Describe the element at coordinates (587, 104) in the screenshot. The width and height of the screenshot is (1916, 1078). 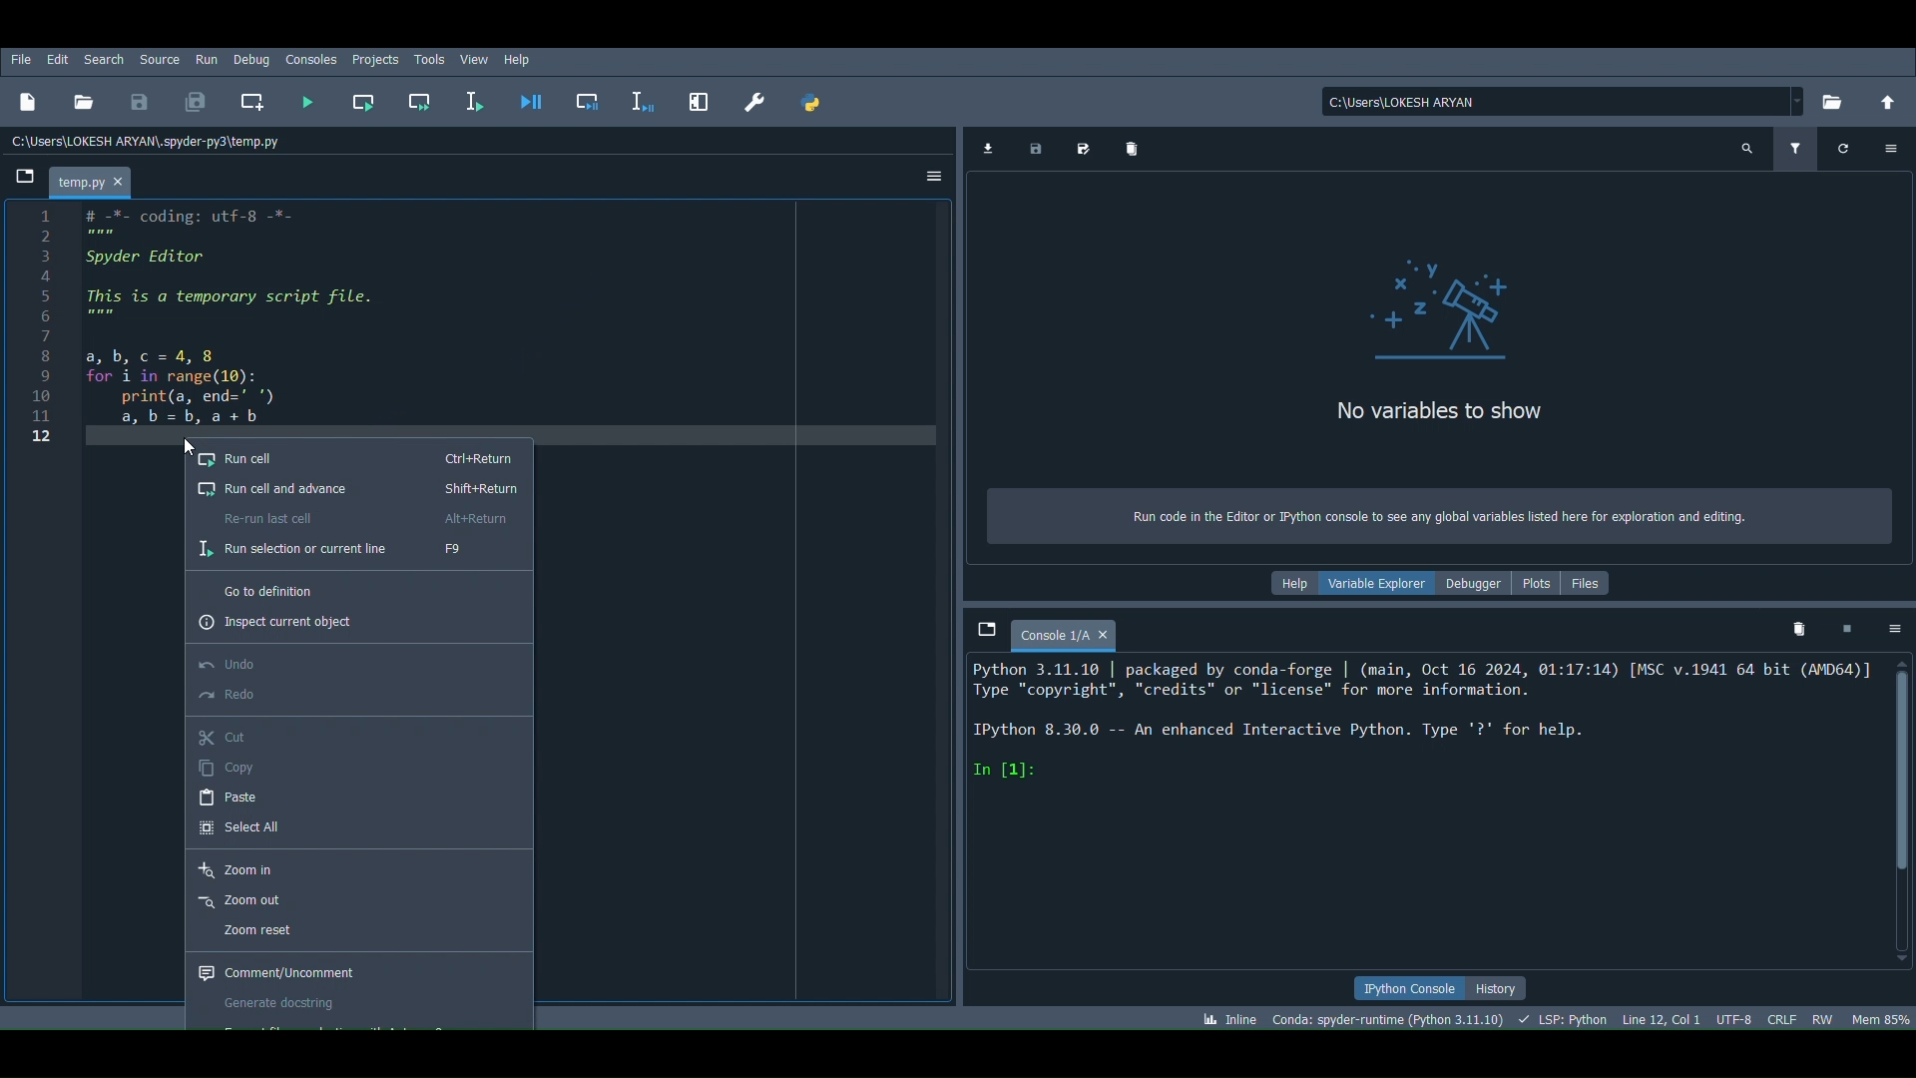
I see `Debug cell` at that location.